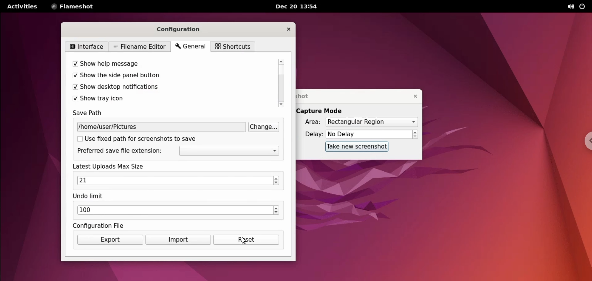 This screenshot has height=281, width=592. What do you see at coordinates (175, 211) in the screenshot?
I see `undo limit text box` at bounding box center [175, 211].